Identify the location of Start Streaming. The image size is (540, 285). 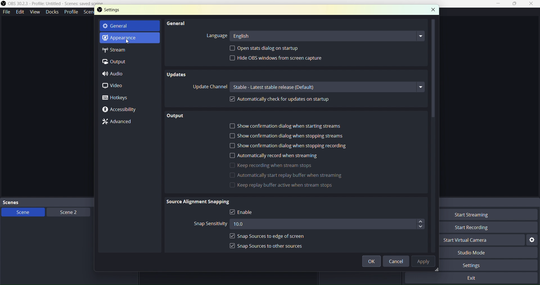
(482, 216).